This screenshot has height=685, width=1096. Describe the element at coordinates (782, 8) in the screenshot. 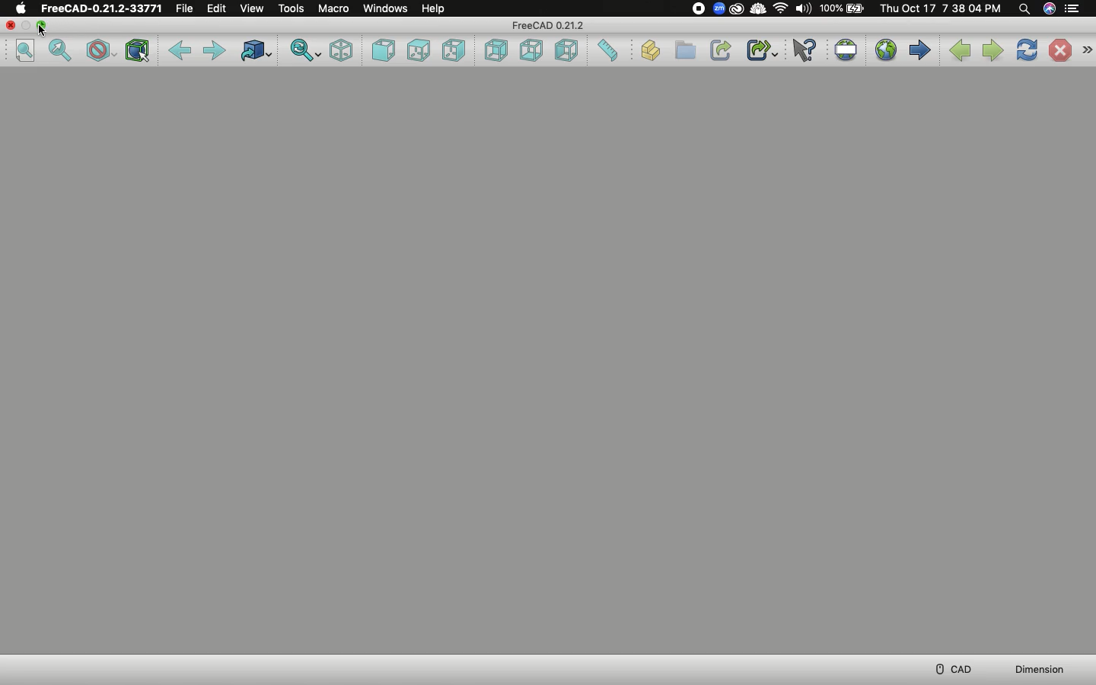

I see `Internet` at that location.